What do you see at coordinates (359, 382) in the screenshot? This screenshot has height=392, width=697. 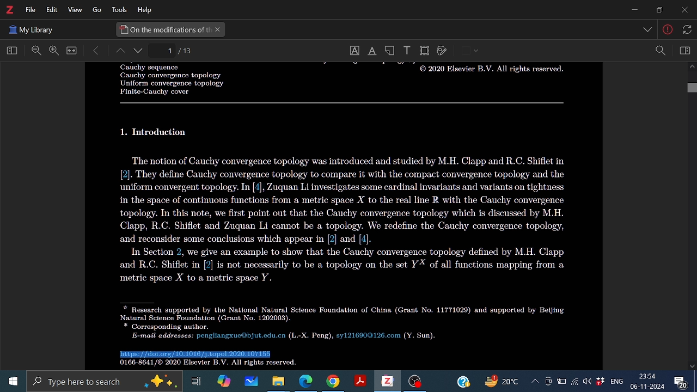 I see `Adobe reader` at bounding box center [359, 382].